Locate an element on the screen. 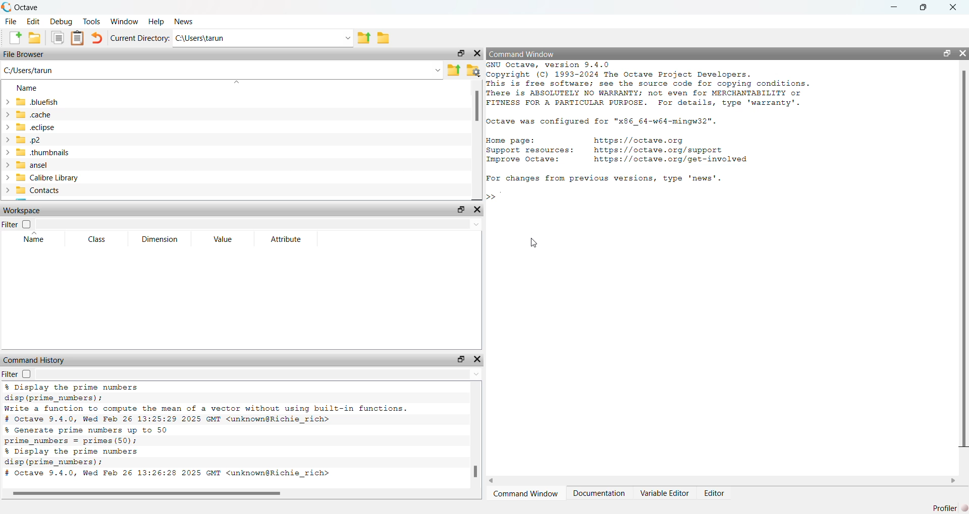 This screenshot has width=969, height=514. scroll right is located at coordinates (954, 481).